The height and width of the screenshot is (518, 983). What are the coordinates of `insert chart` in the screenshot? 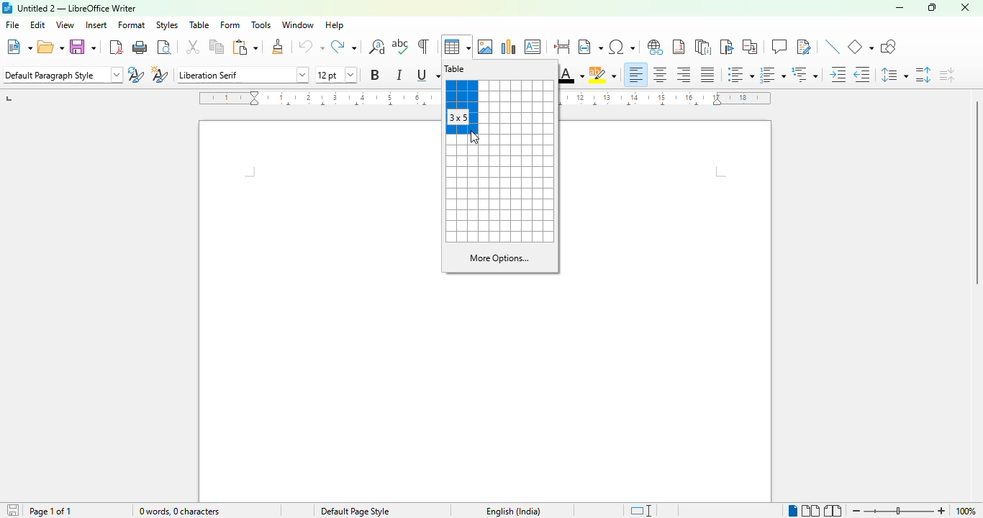 It's located at (509, 47).